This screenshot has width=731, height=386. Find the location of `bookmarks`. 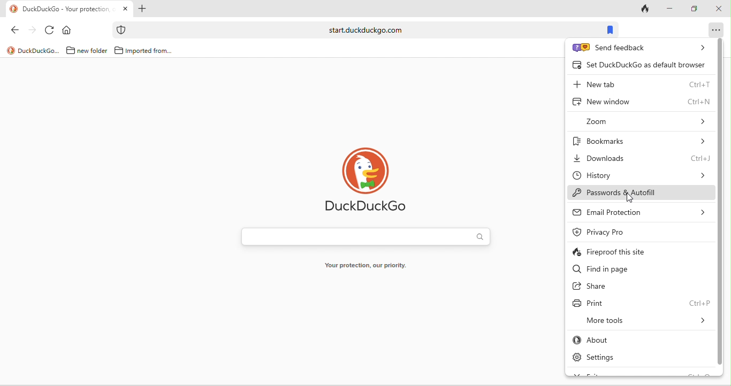

bookmarks is located at coordinates (635, 143).